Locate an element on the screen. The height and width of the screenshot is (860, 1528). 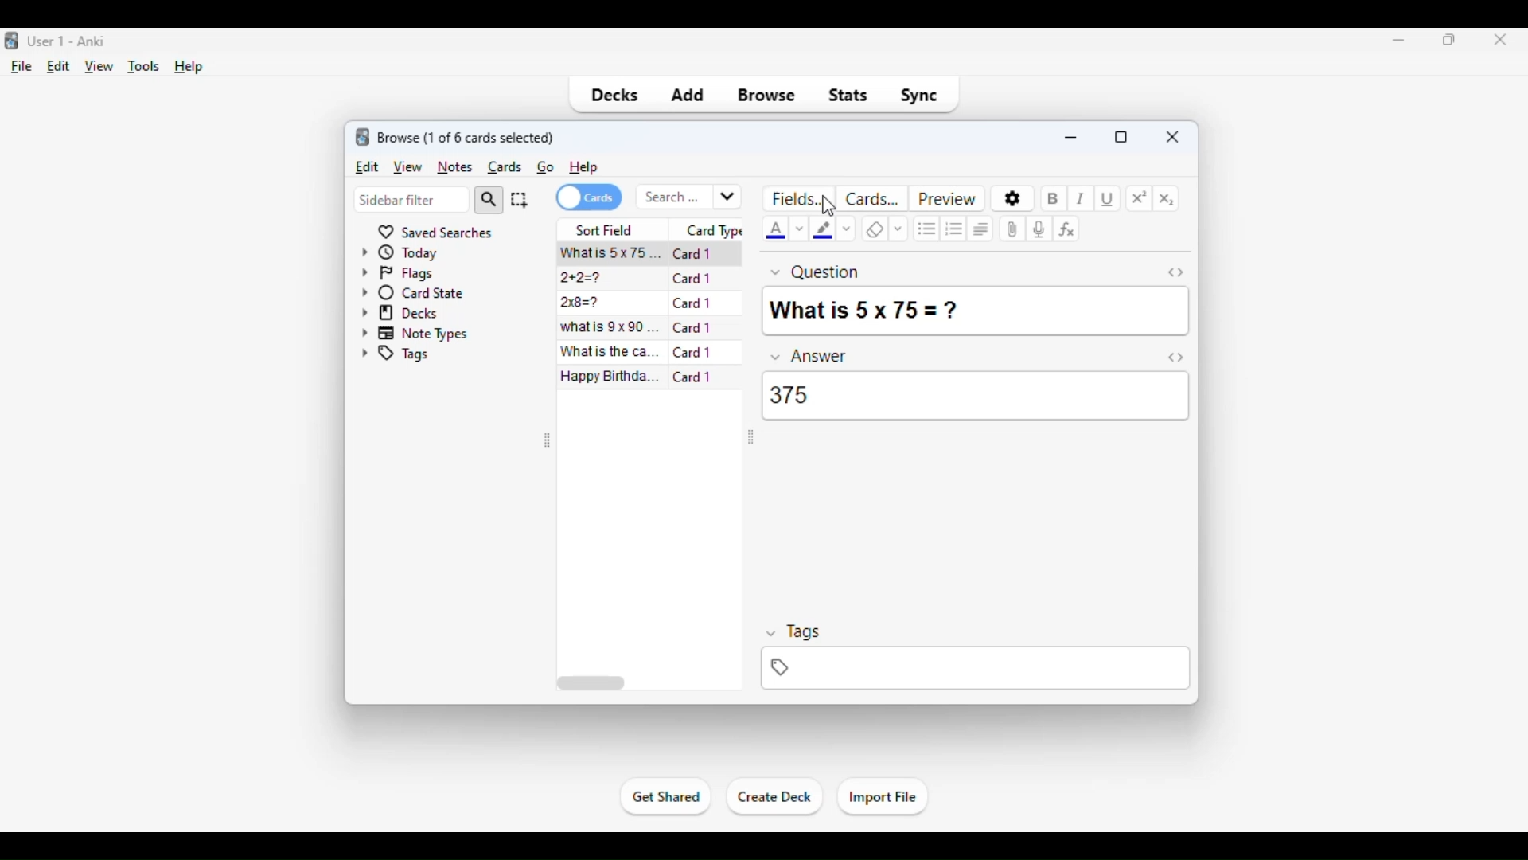
edit is located at coordinates (366, 166).